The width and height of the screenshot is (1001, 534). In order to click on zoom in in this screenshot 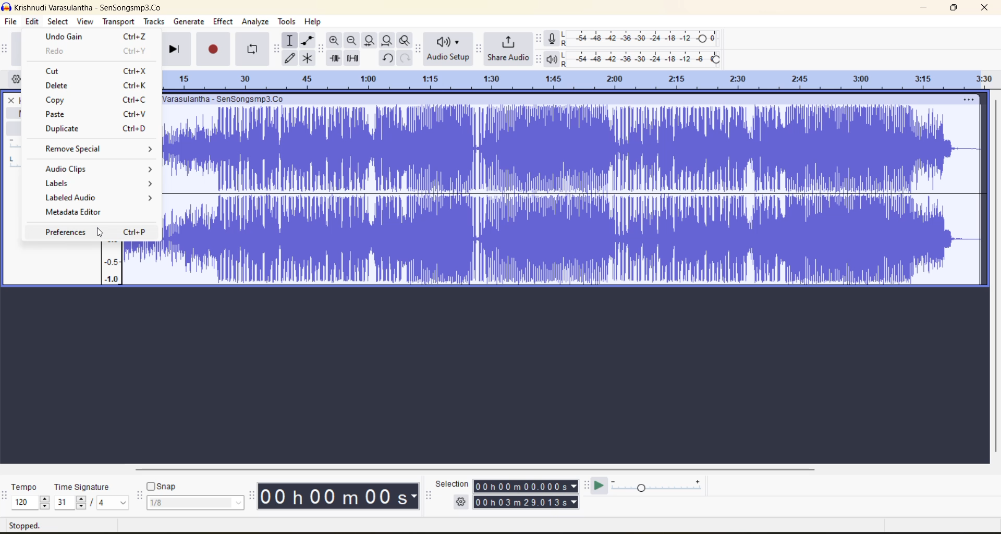, I will do `click(334, 41)`.